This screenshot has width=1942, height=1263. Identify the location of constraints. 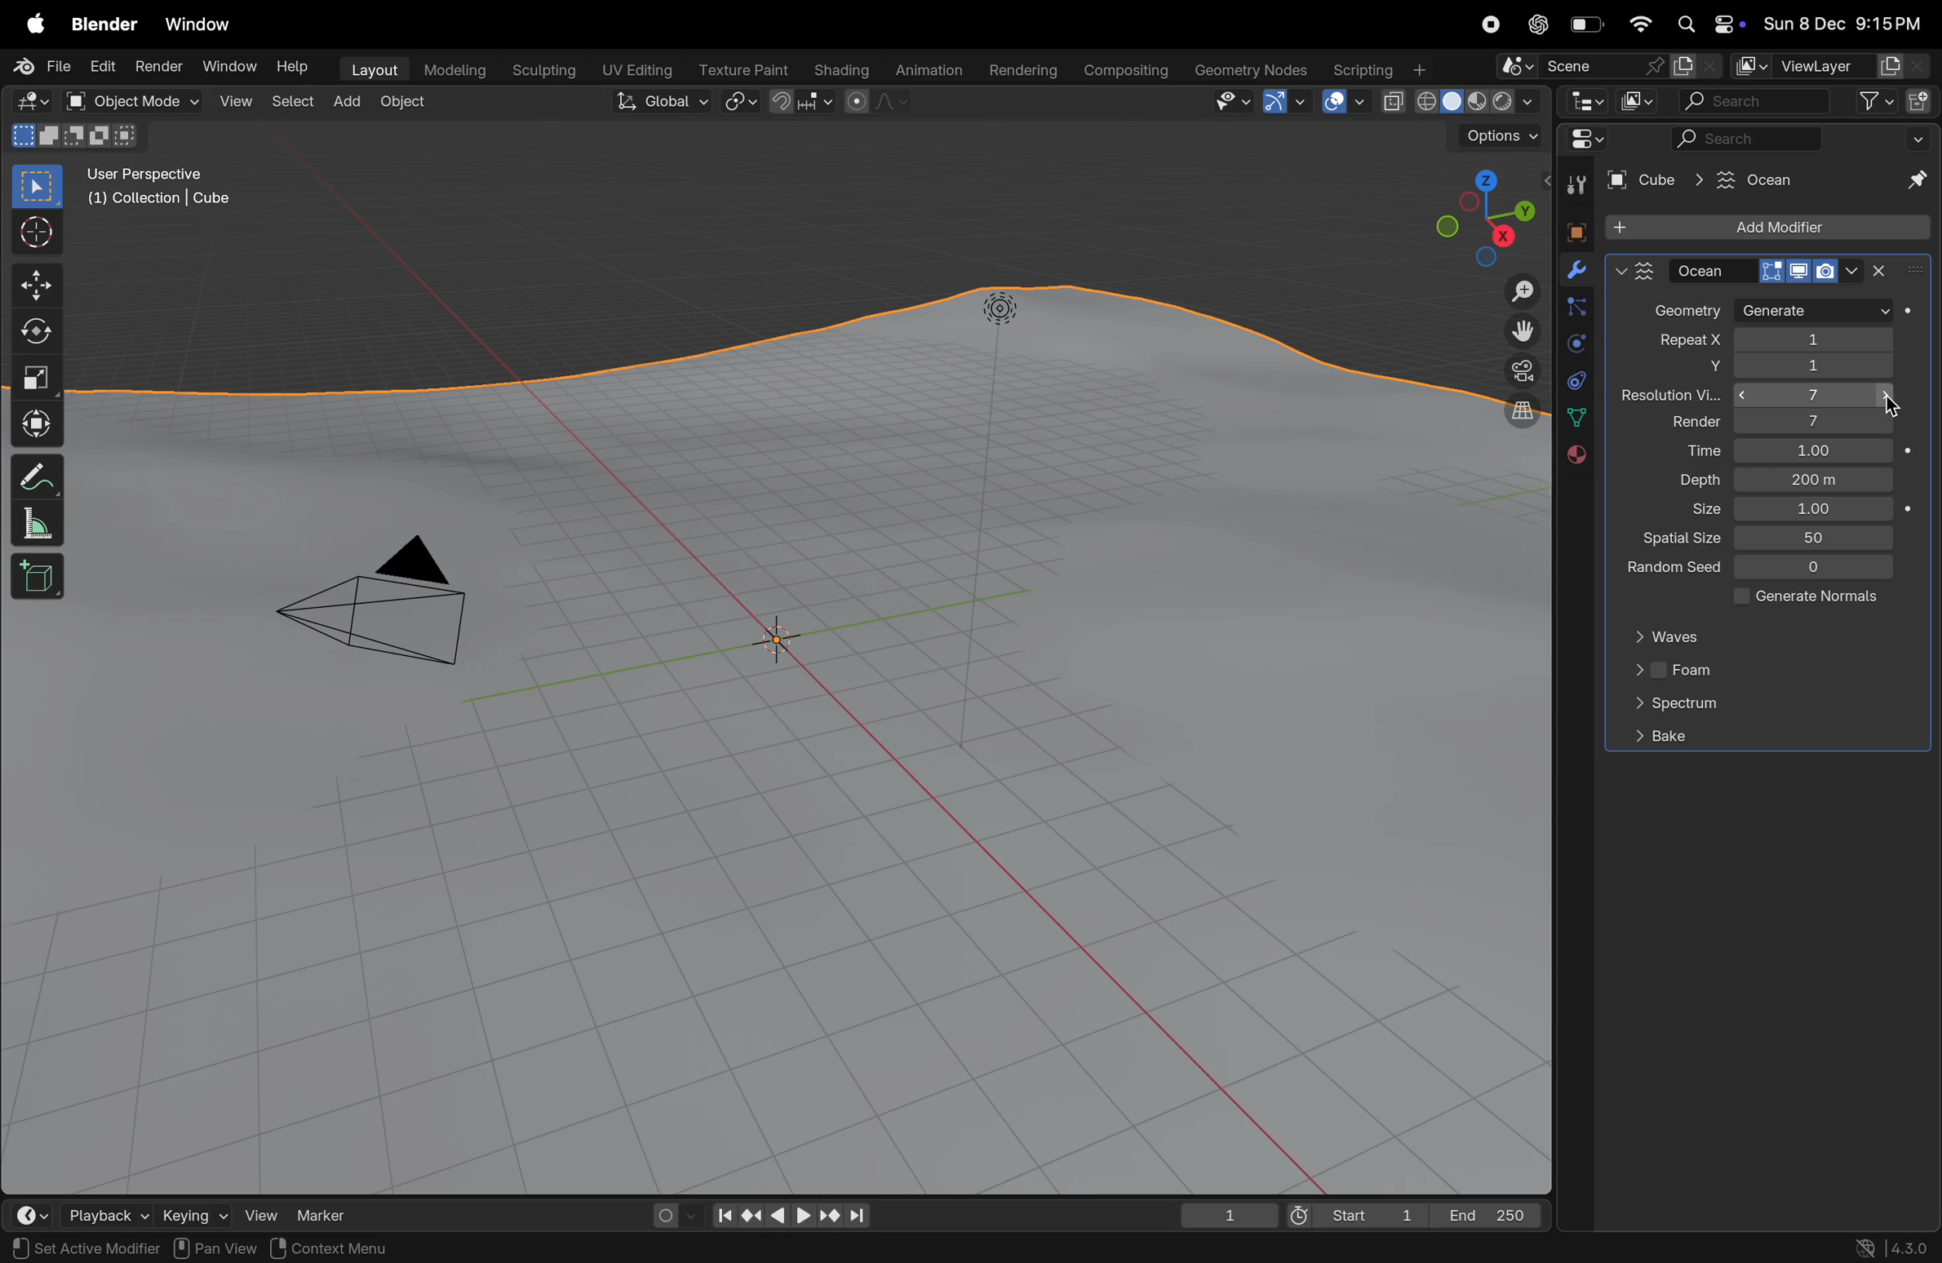
(1575, 379).